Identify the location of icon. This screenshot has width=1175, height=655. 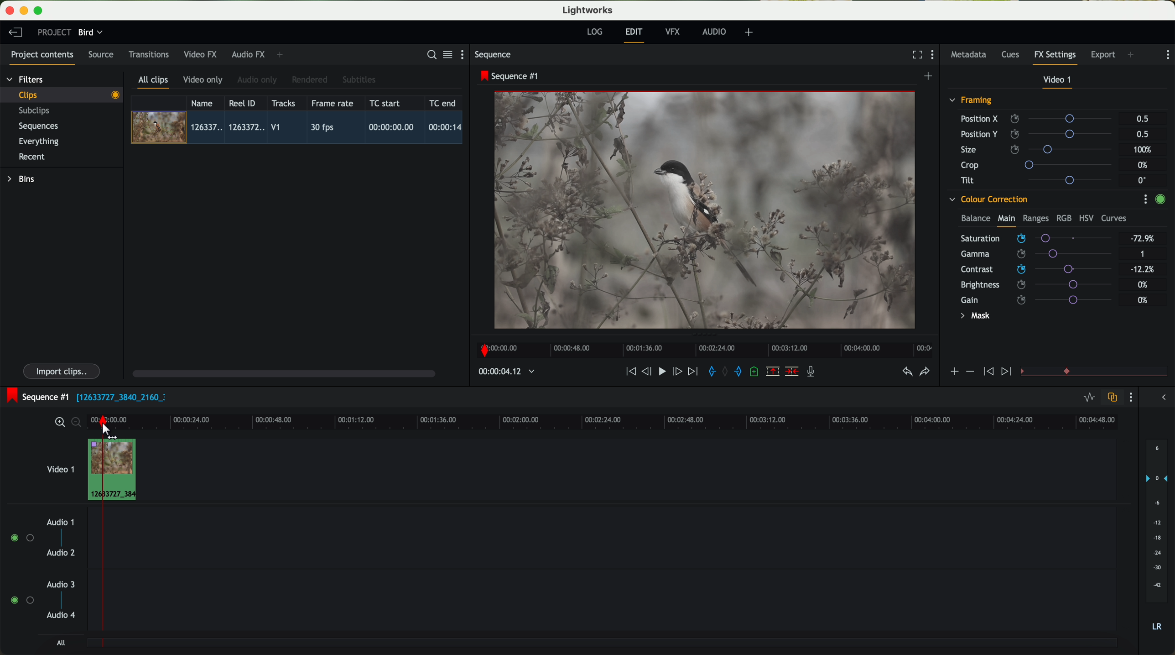
(1008, 372).